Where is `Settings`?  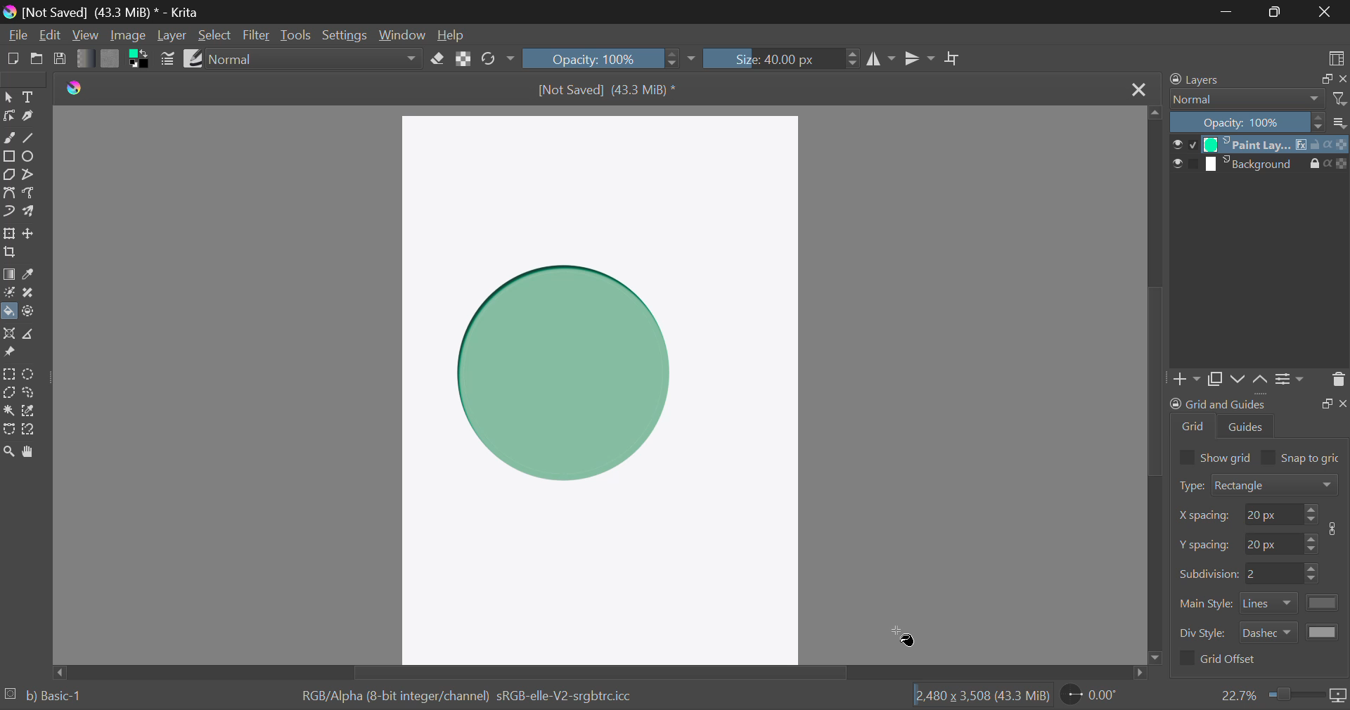 Settings is located at coordinates (1292, 383).